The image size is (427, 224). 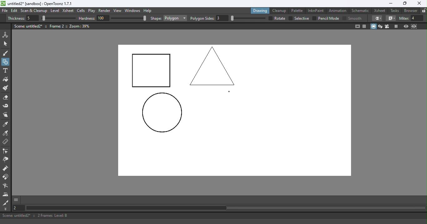 I want to click on checkbox, so click(x=270, y=18).